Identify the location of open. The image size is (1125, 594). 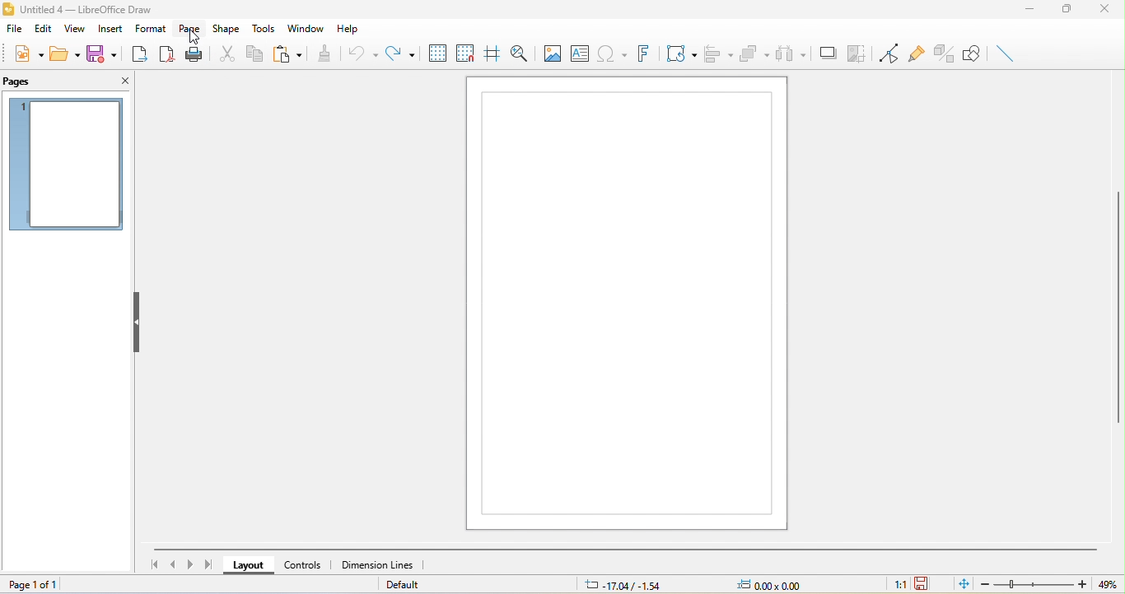
(68, 58).